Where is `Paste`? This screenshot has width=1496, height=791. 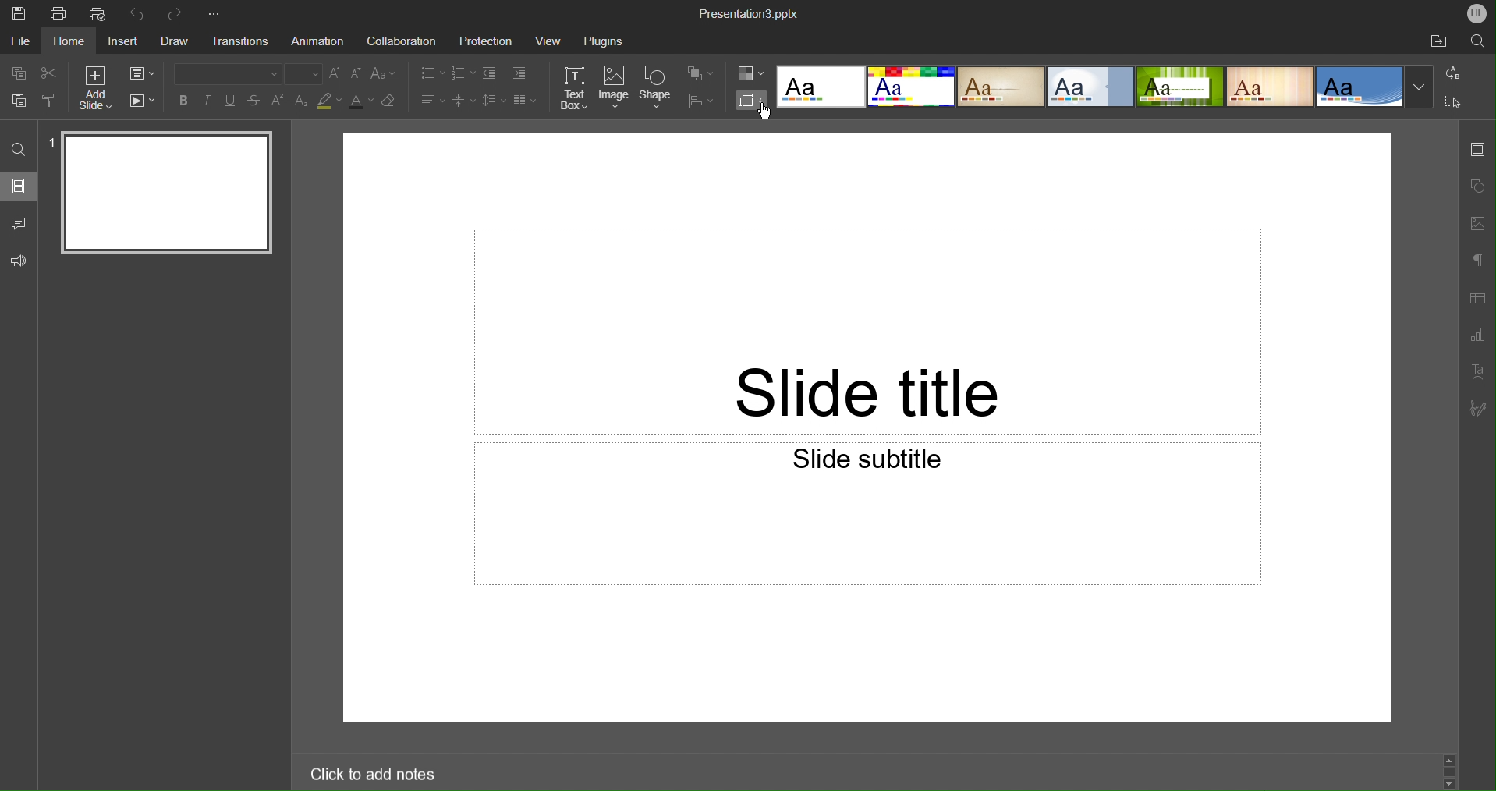 Paste is located at coordinates (16, 101).